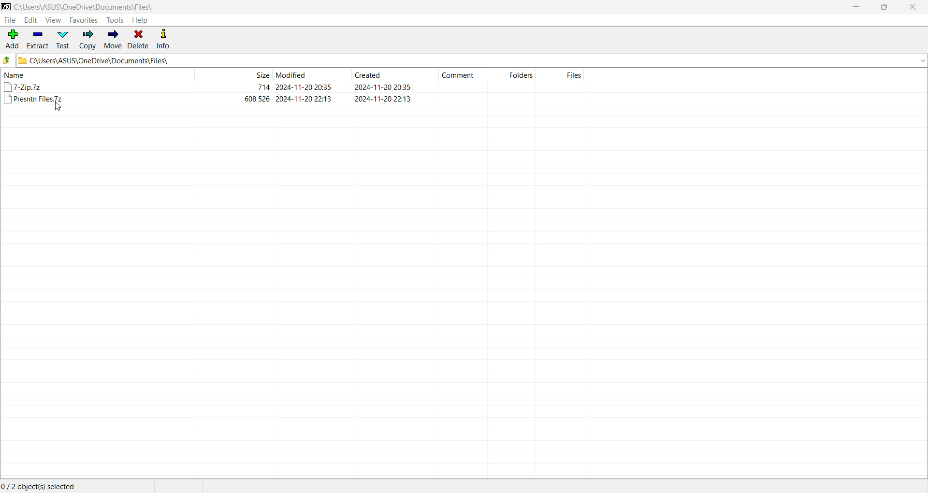  I want to click on size, so click(258, 99).